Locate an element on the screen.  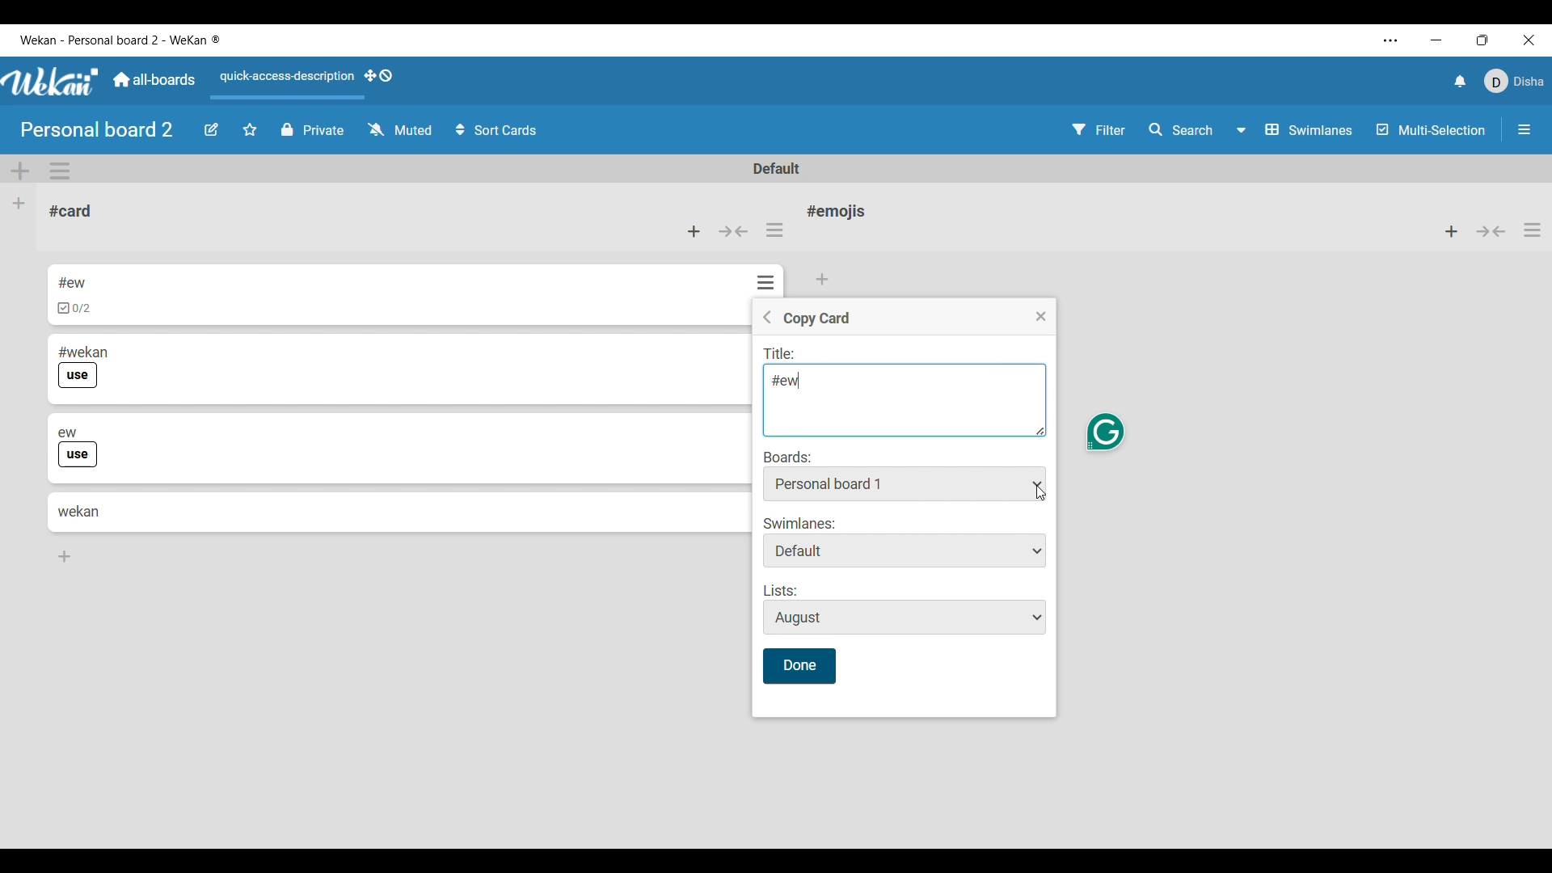
Indicates checklist in card 1 is located at coordinates (74, 309).